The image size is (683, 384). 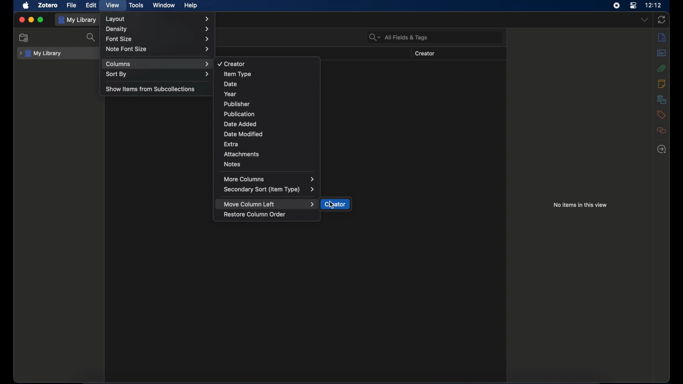 I want to click on new collection, so click(x=24, y=37).